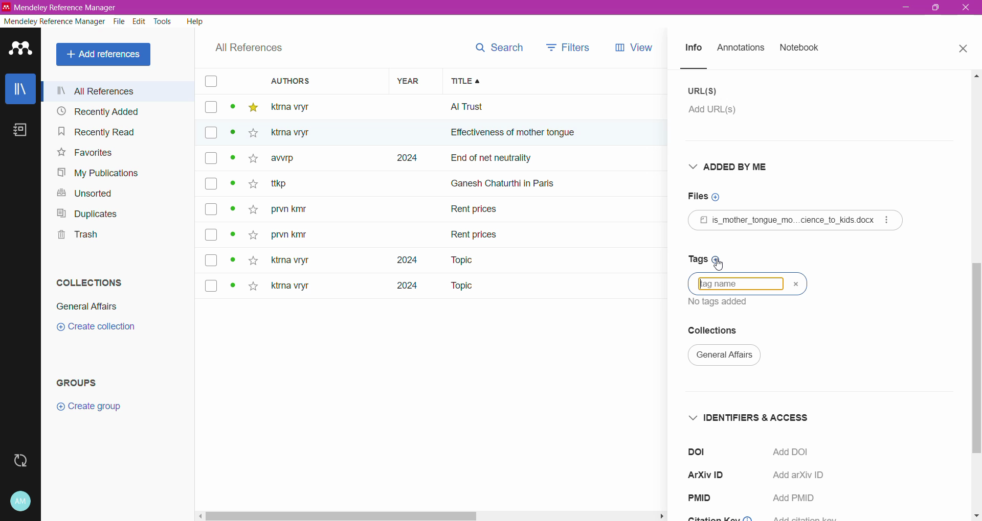 The image size is (982, 521). What do you see at coordinates (794, 453) in the screenshot?
I see `Click to Add DOI` at bounding box center [794, 453].